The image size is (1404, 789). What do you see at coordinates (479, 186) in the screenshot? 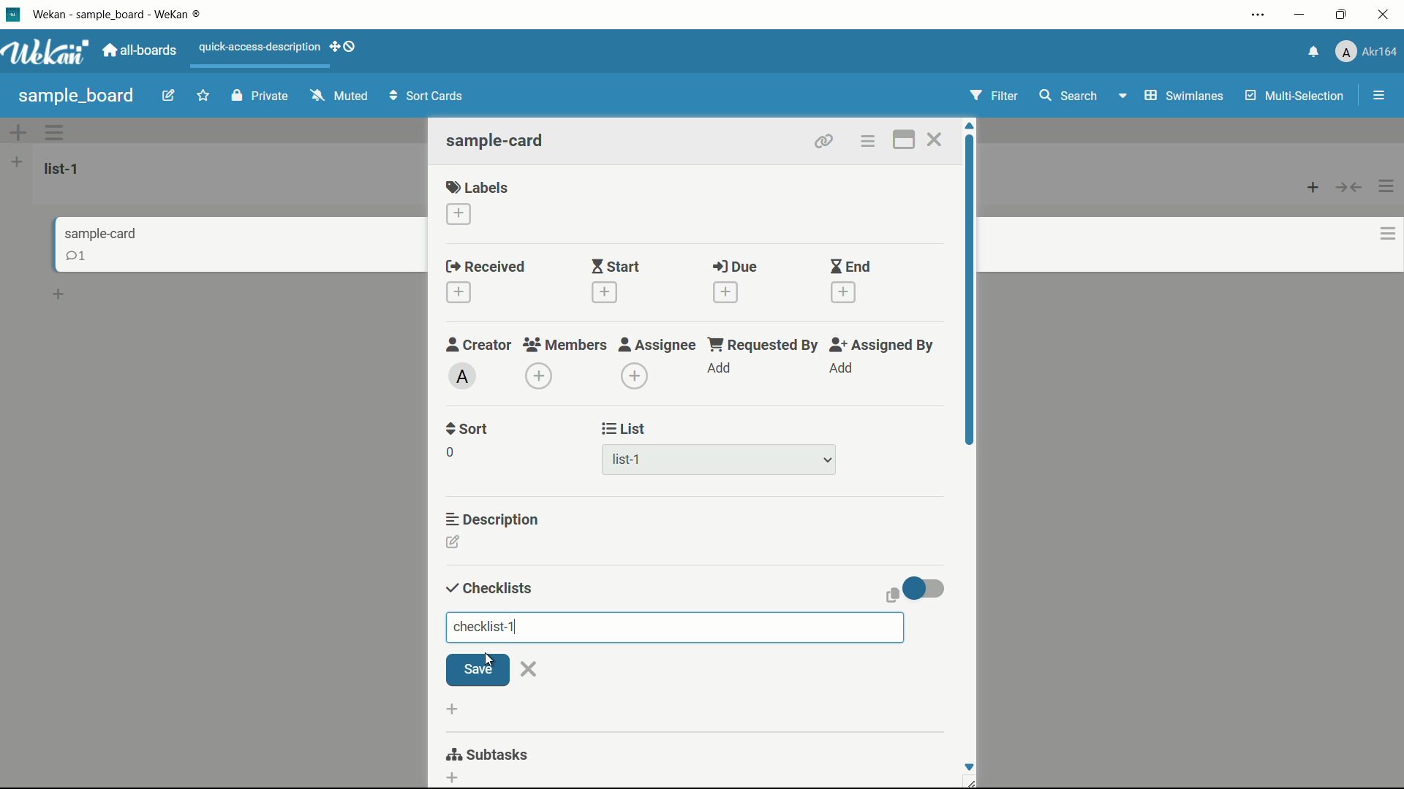
I see `labels` at bounding box center [479, 186].